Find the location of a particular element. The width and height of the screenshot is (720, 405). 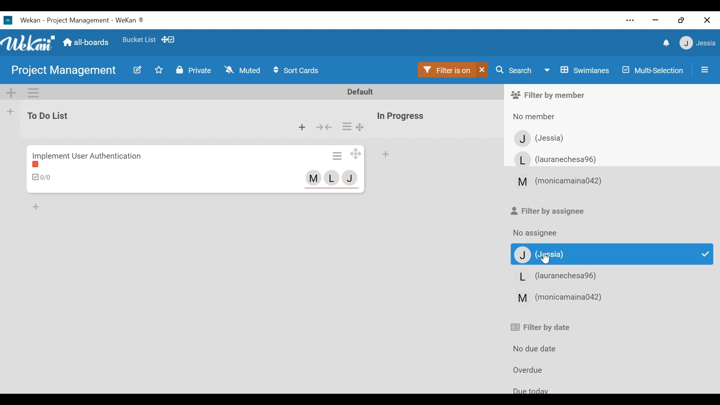

Wekan Logo is located at coordinates (29, 42).